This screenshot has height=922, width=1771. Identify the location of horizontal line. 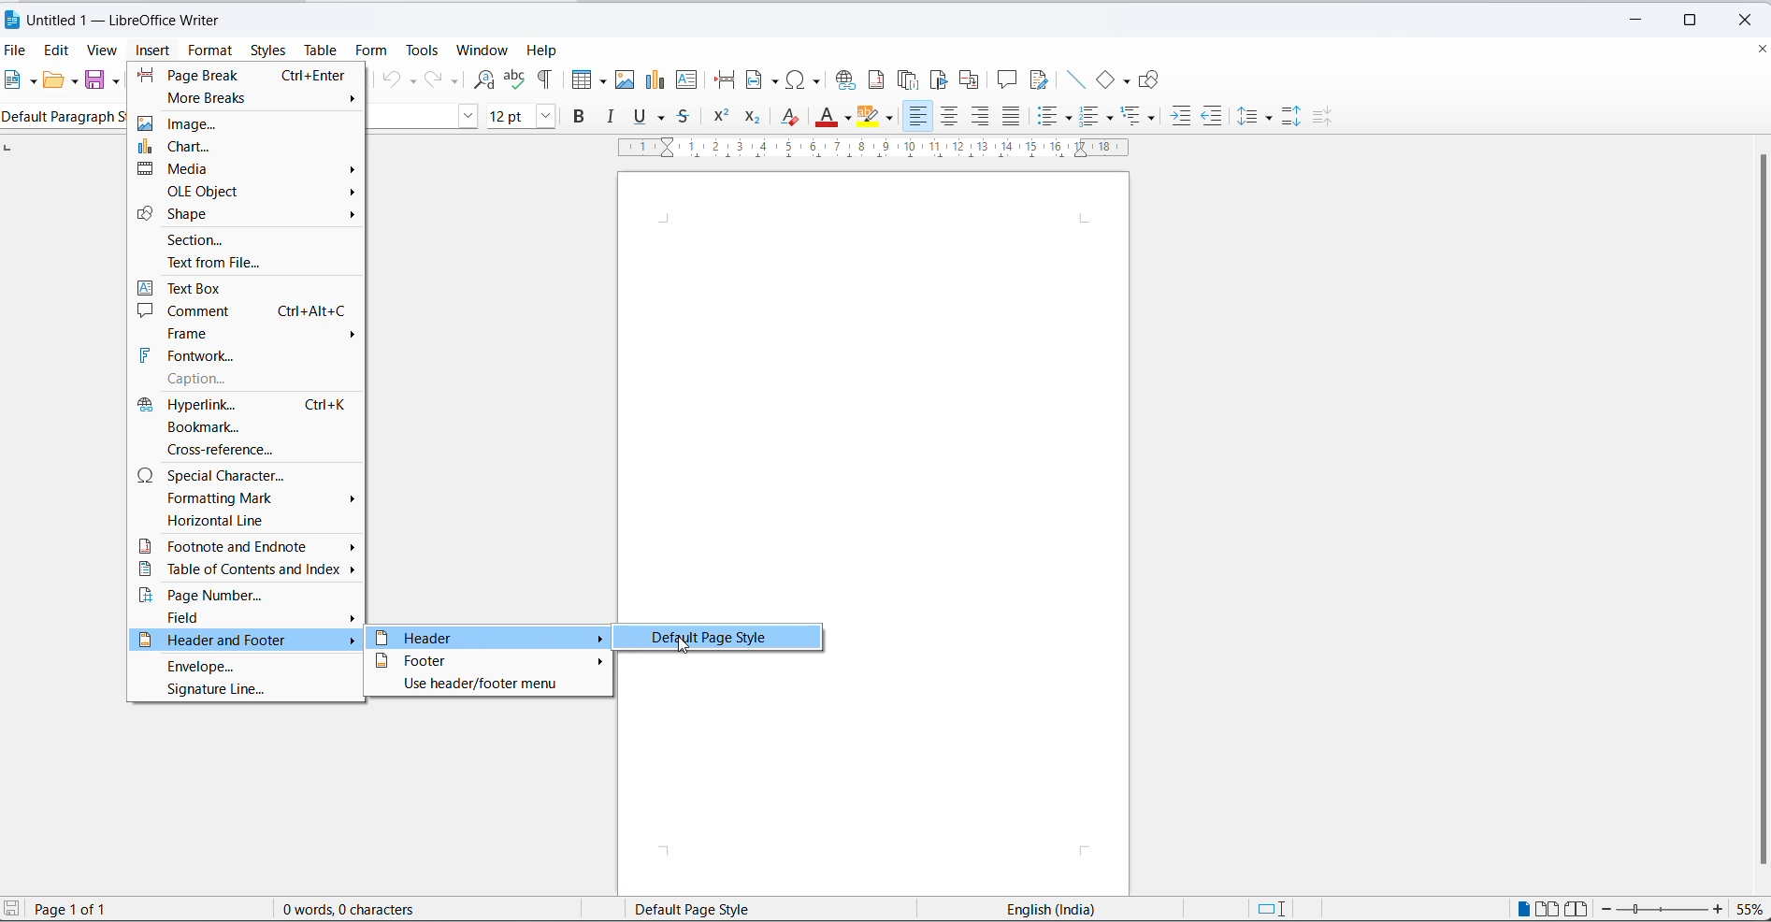
(249, 526).